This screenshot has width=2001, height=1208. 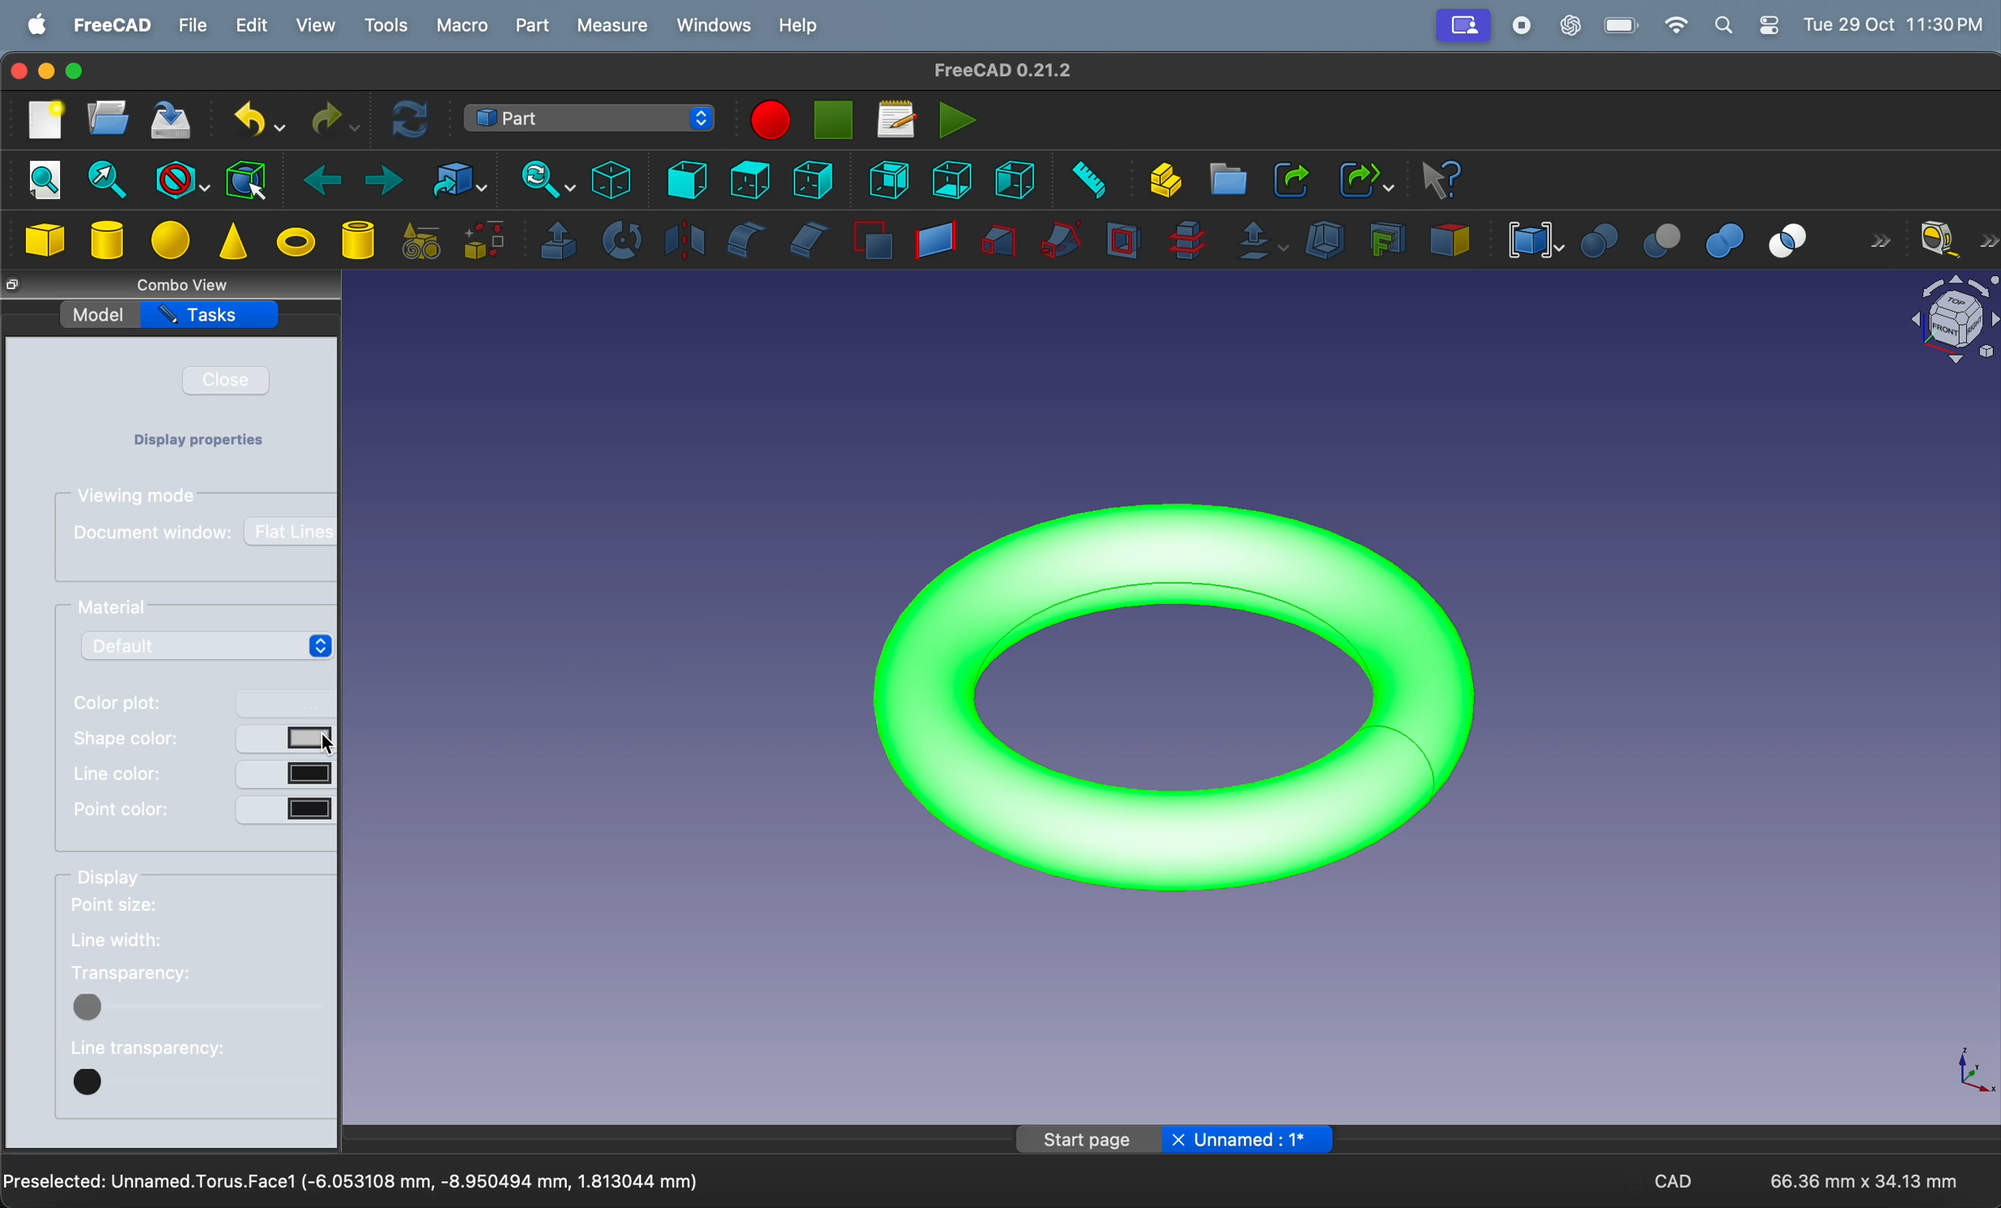 I want to click on cross section, so click(x=1186, y=241).